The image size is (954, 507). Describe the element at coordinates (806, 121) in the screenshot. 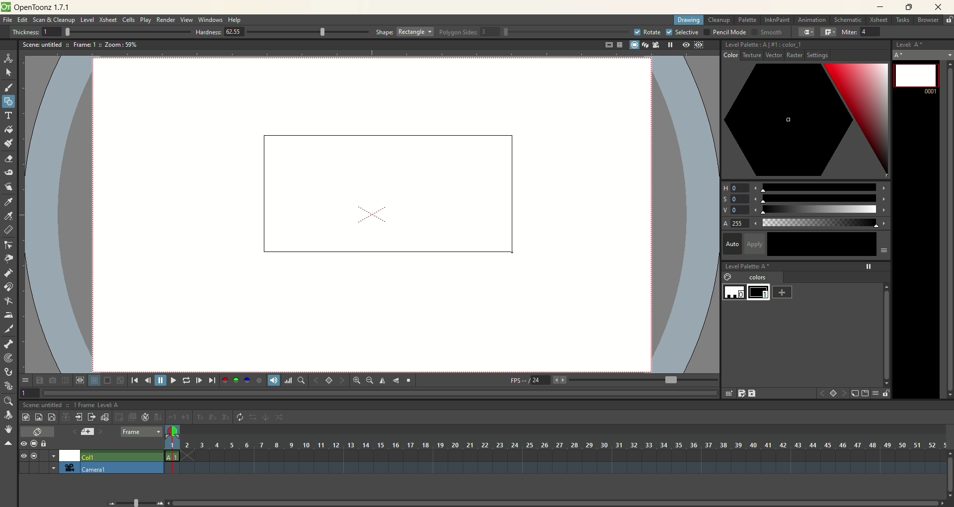

I see `color picker` at that location.